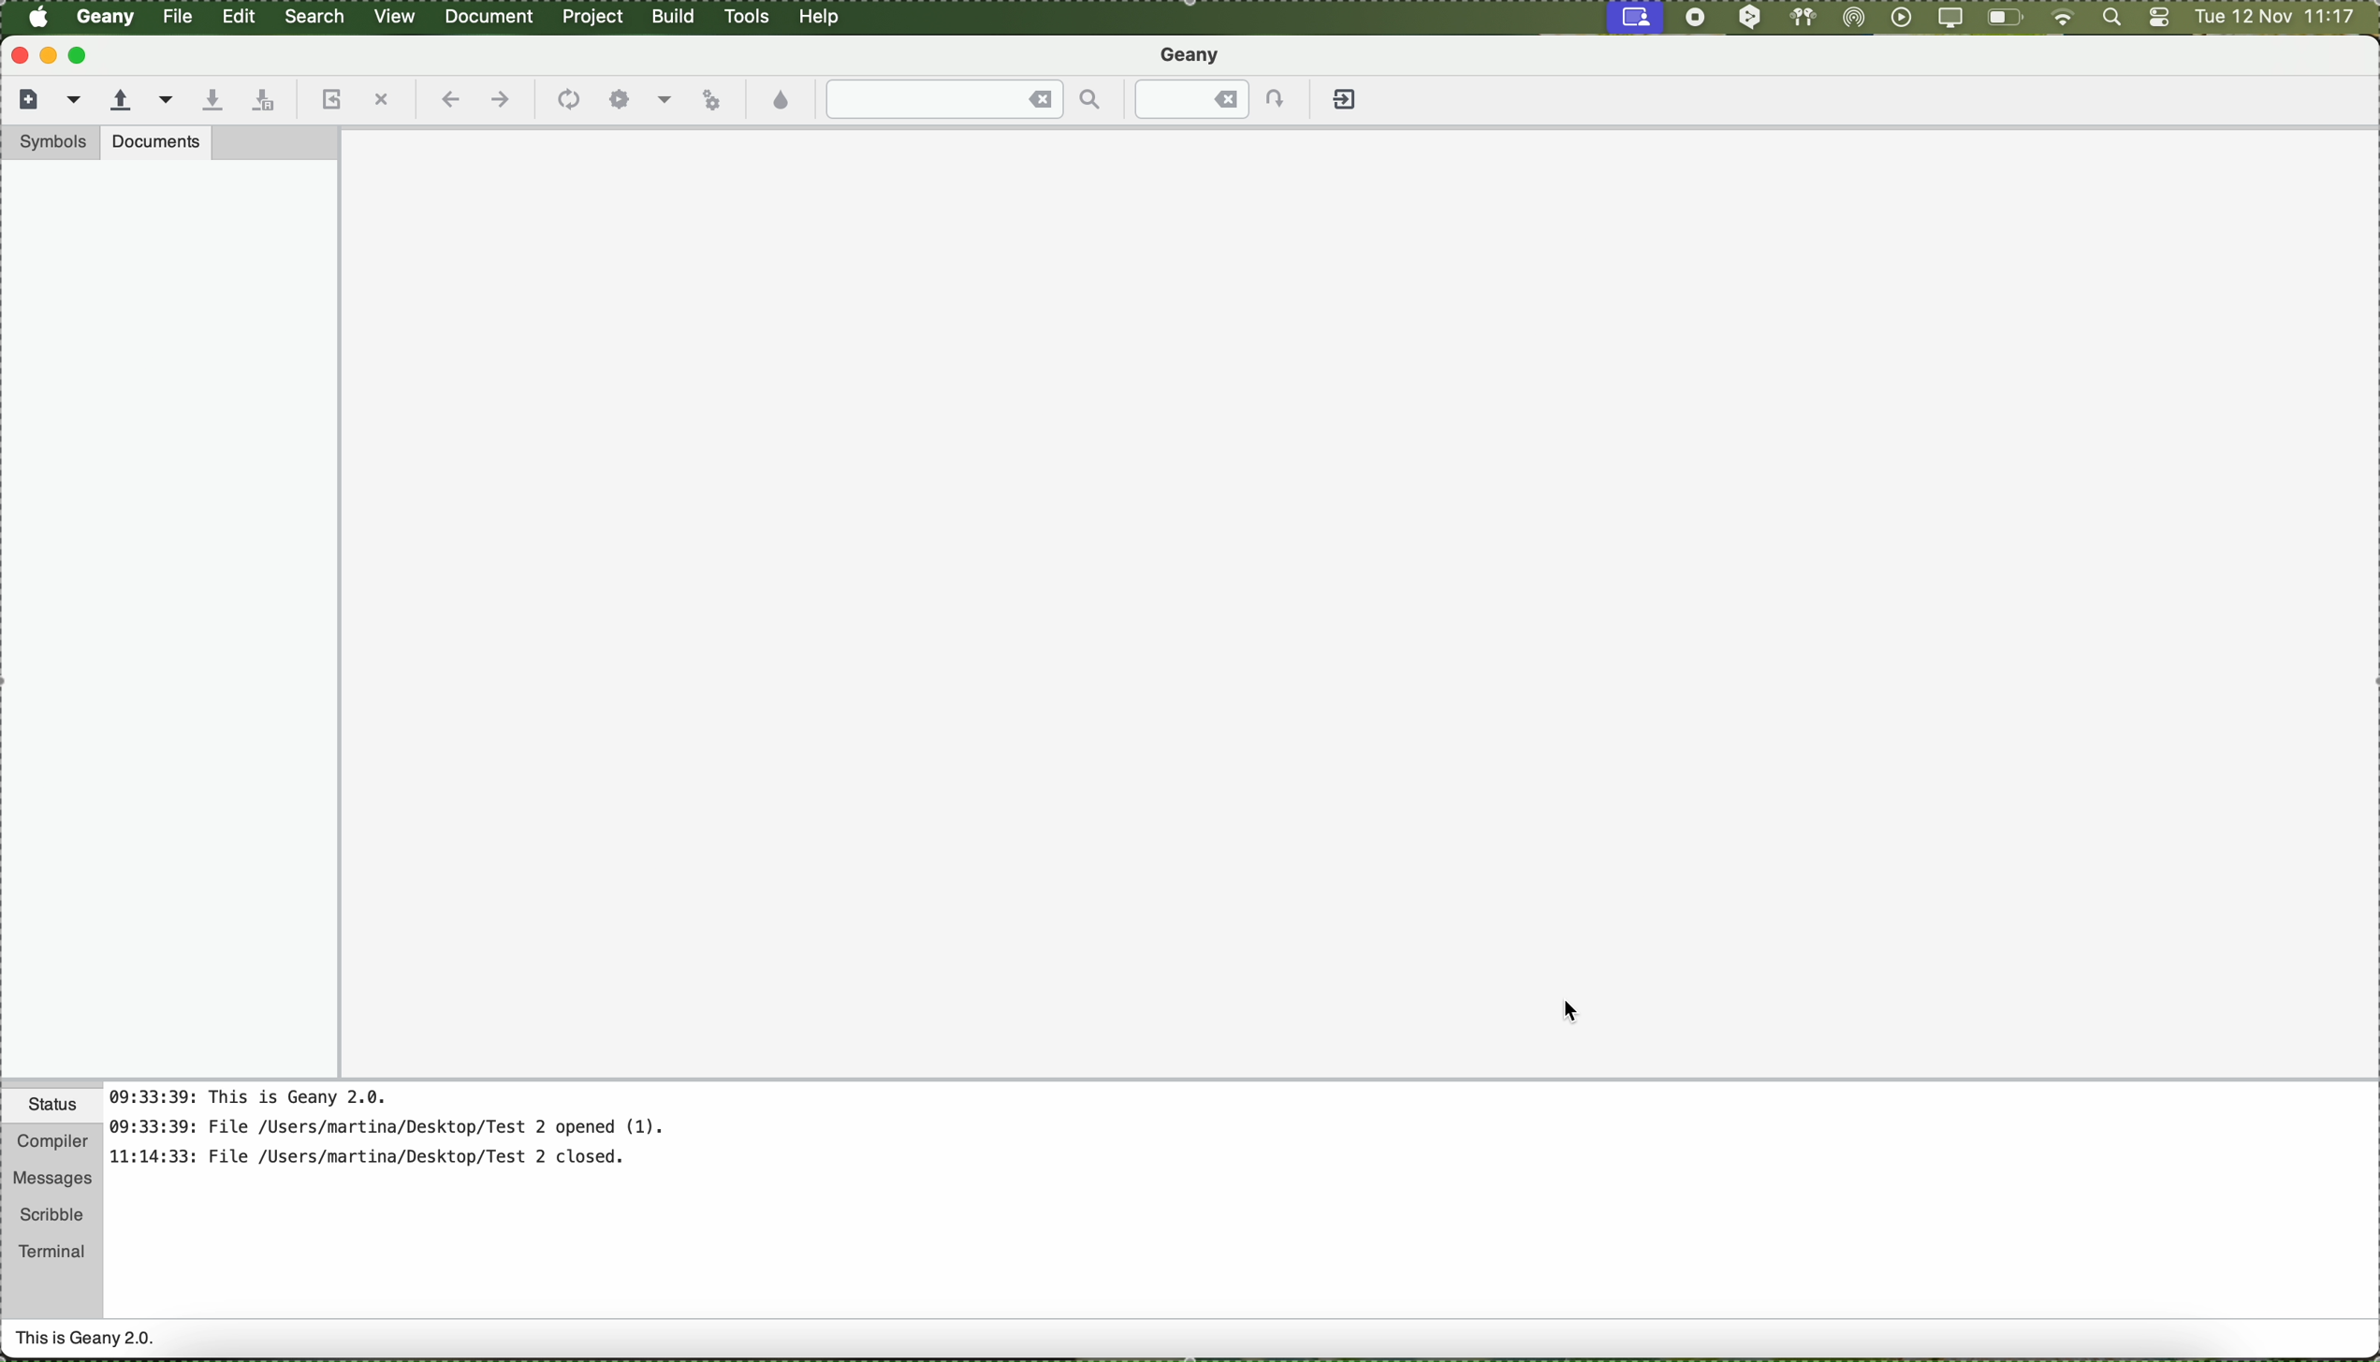 Image resolution: width=2380 pixels, height=1362 pixels. Describe the element at coordinates (2006, 21) in the screenshot. I see `battery` at that location.